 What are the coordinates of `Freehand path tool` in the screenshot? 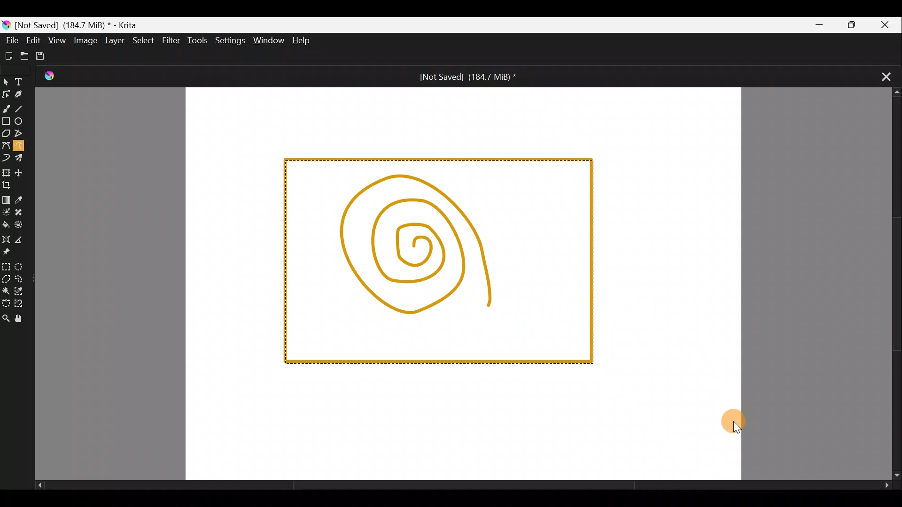 It's located at (26, 148).